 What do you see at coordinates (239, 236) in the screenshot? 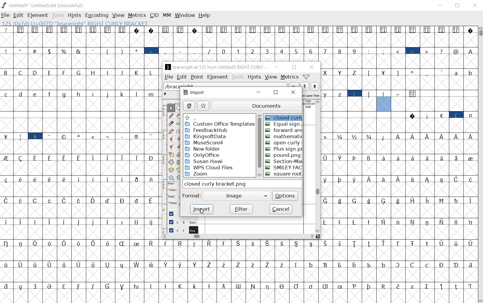
I see `scrollbar` at bounding box center [239, 236].